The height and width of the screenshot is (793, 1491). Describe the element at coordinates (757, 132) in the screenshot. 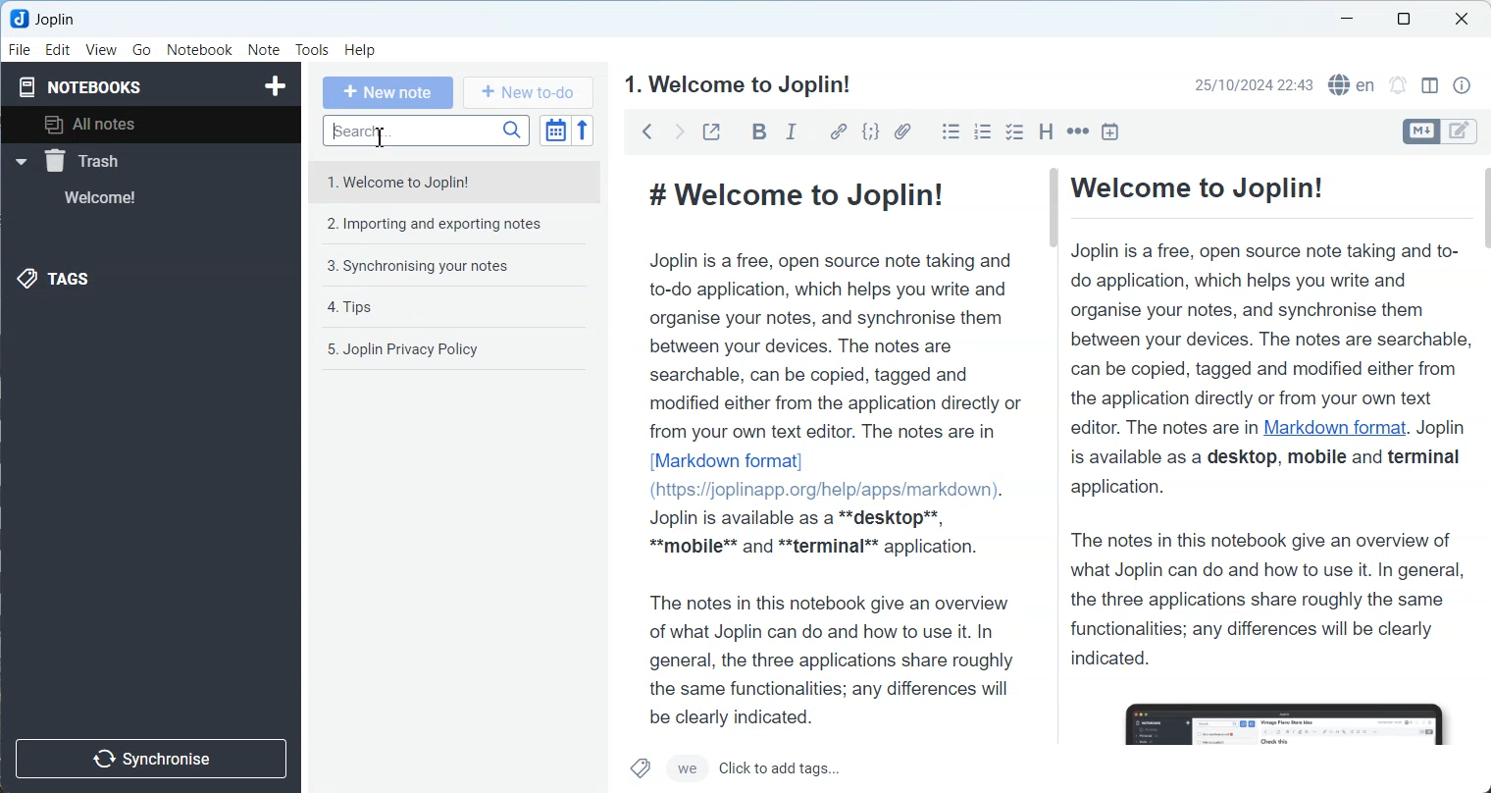

I see `Bold` at that location.